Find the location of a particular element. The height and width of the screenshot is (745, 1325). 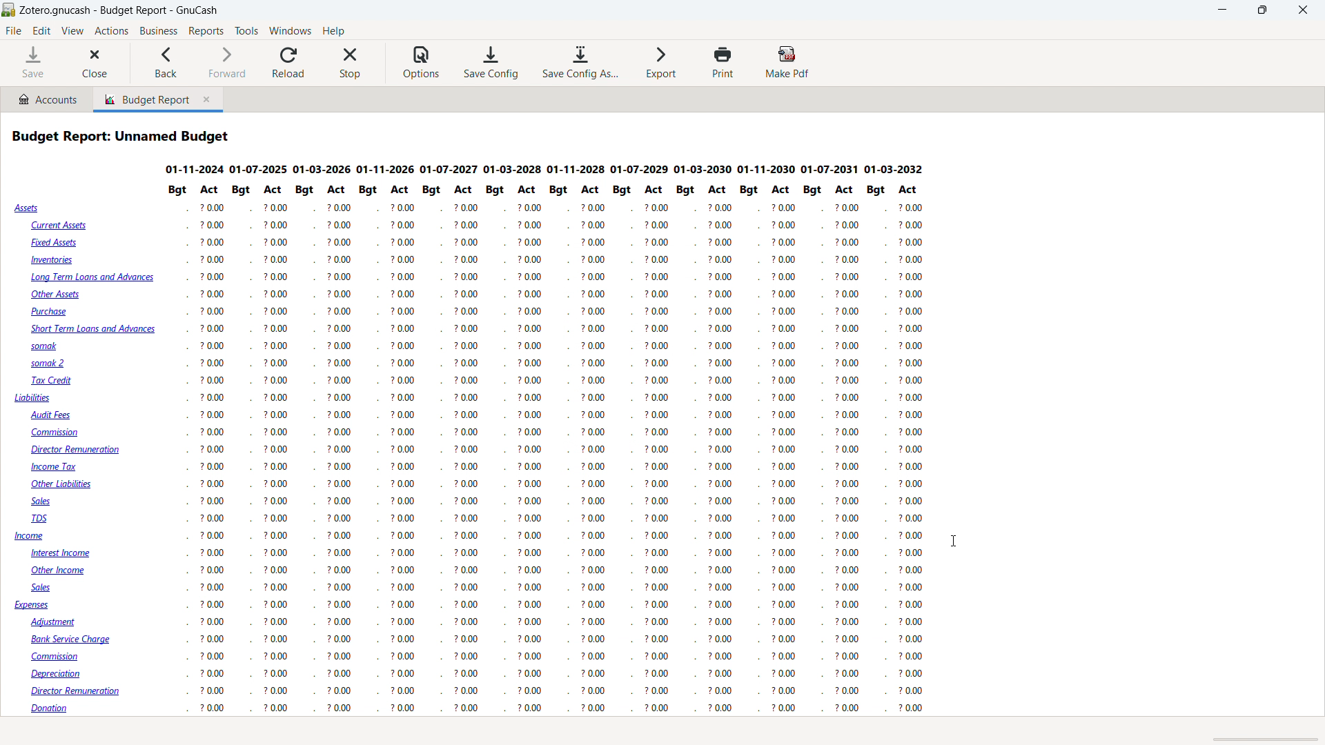

Director Remuneration is located at coordinates (77, 450).